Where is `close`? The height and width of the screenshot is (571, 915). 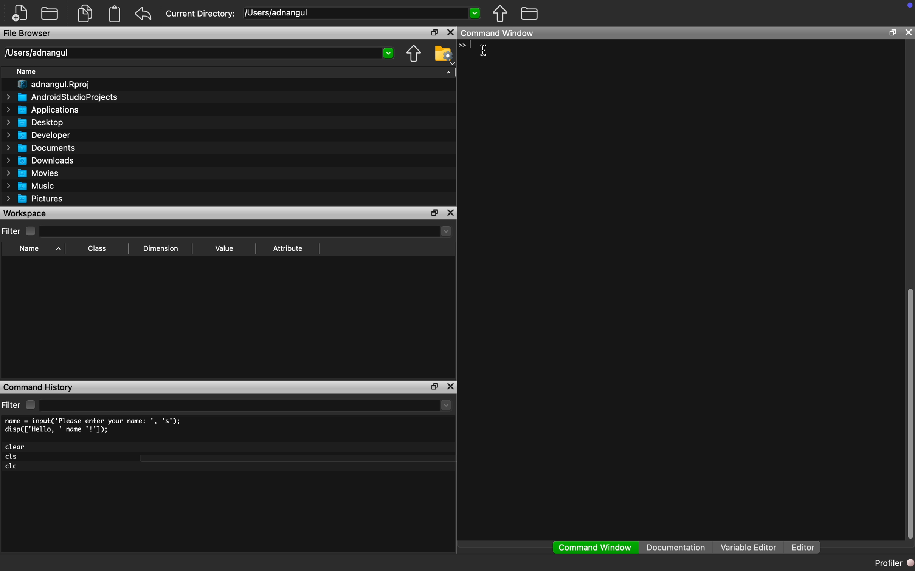 close is located at coordinates (451, 33).